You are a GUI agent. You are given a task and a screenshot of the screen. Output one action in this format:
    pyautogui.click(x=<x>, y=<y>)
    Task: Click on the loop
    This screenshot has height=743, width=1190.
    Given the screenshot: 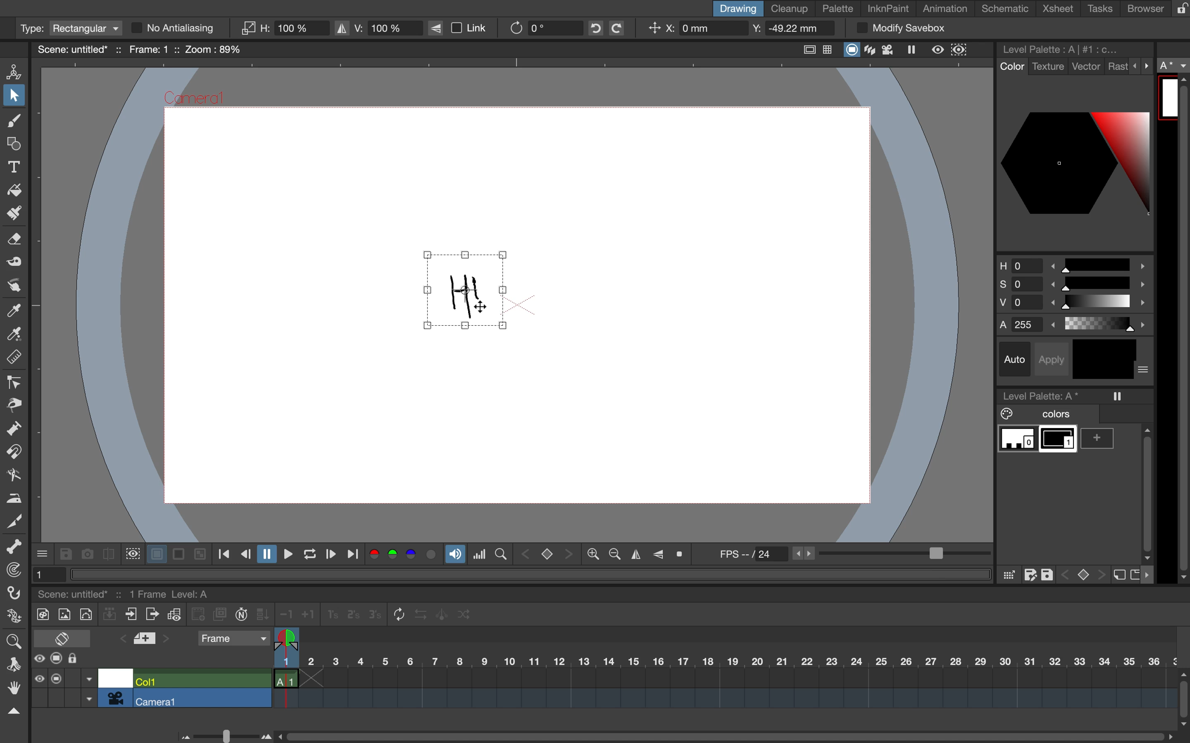 What is the action you would take?
    pyautogui.click(x=306, y=555)
    